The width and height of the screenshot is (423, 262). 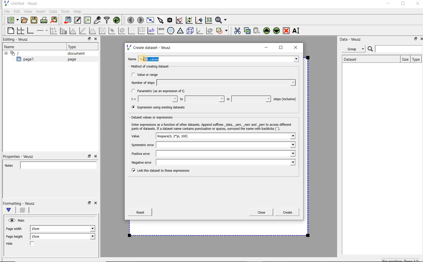 What do you see at coordinates (297, 31) in the screenshot?
I see `rename the selected widget` at bounding box center [297, 31].